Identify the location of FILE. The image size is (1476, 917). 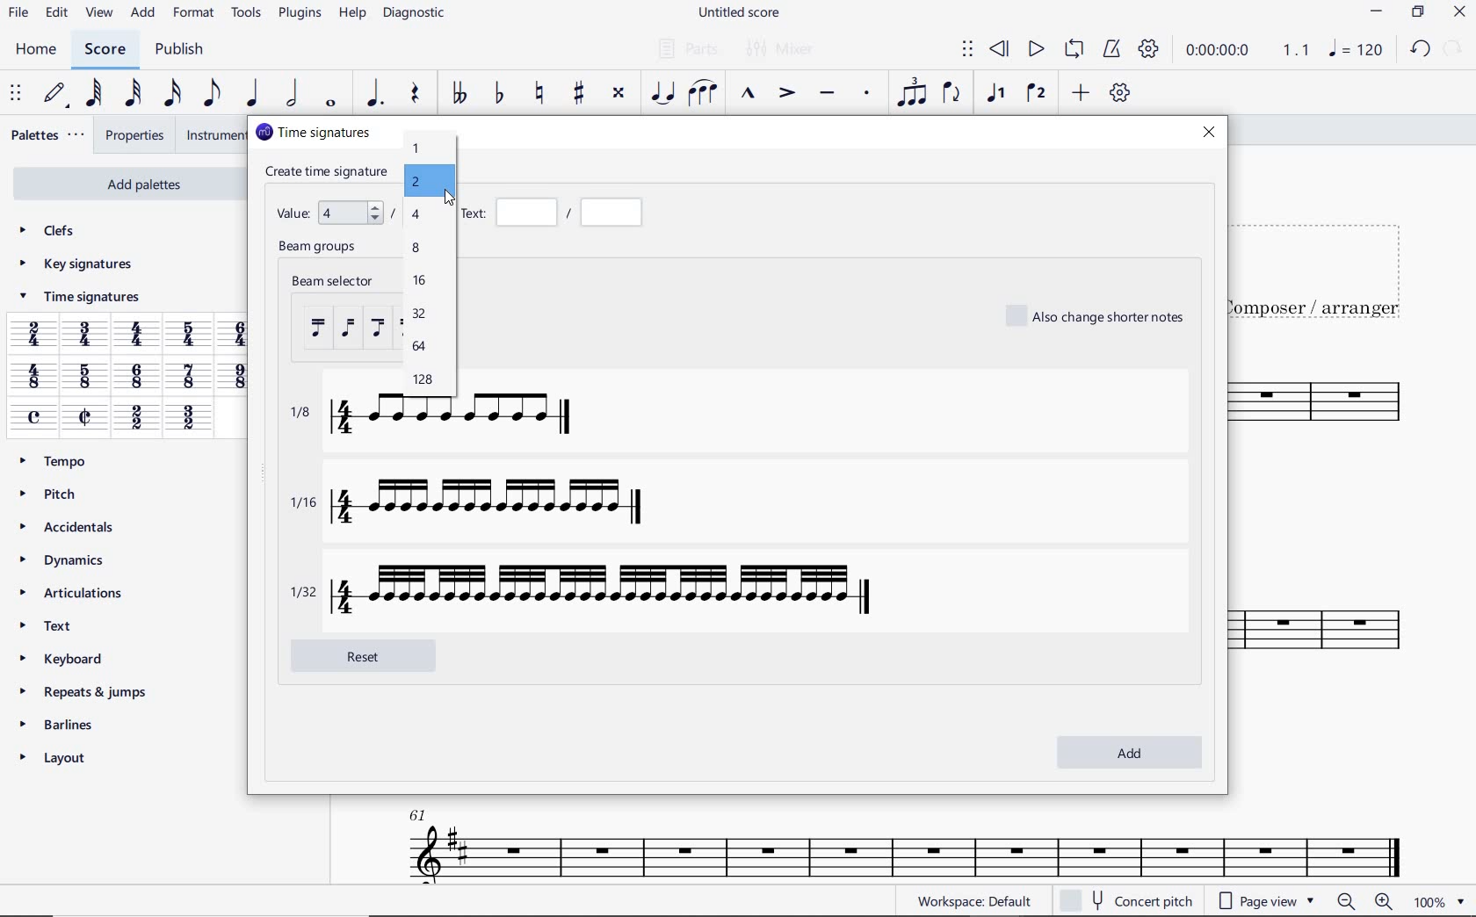
(18, 14).